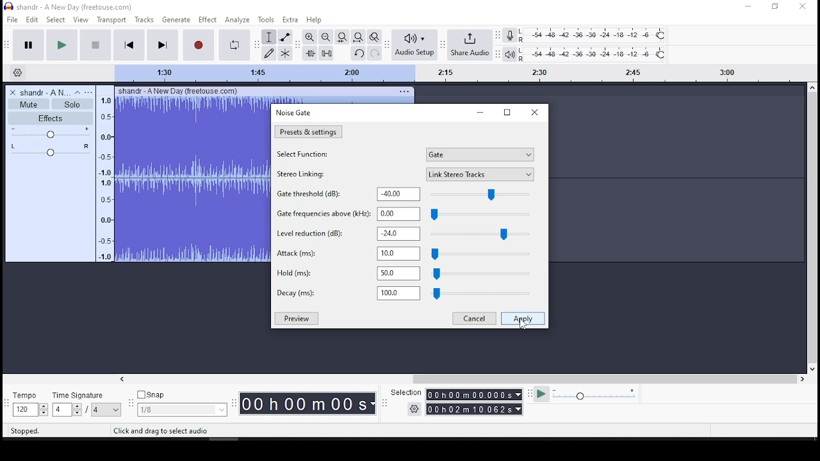 This screenshot has height=461, width=820. What do you see at coordinates (357, 36) in the screenshot?
I see `fit project to width` at bounding box center [357, 36].